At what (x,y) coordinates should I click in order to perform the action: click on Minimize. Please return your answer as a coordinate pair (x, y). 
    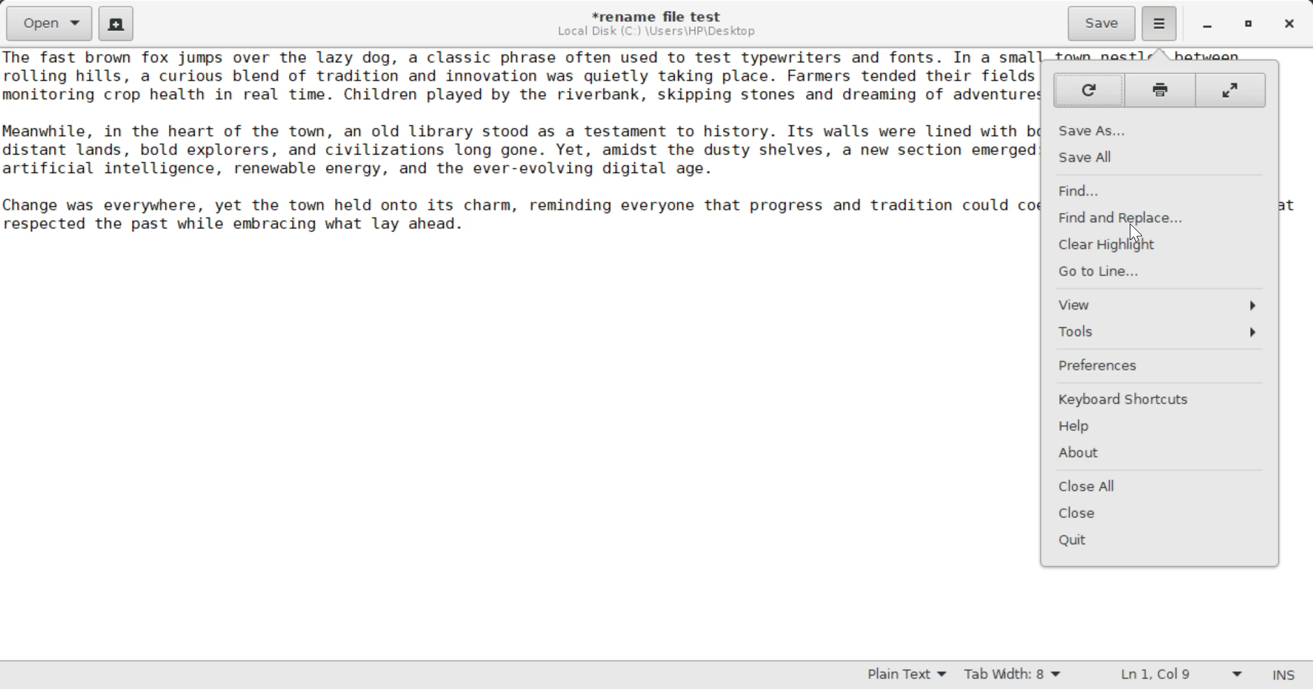
    Looking at the image, I should click on (1250, 23).